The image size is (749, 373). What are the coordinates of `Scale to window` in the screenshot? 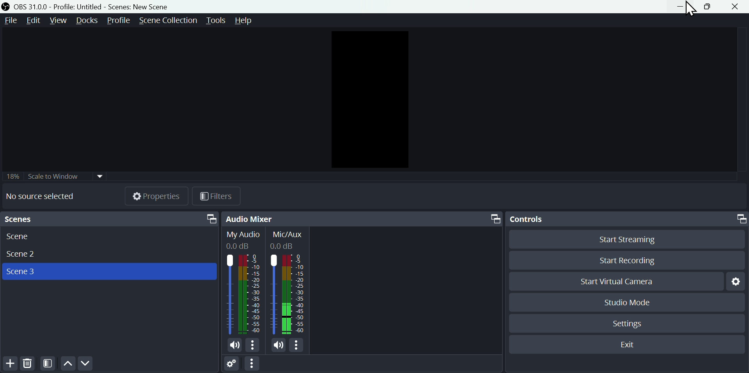 It's located at (73, 176).